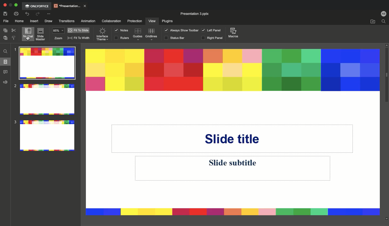 This screenshot has height=226, width=389. I want to click on Copy, so click(5, 31).